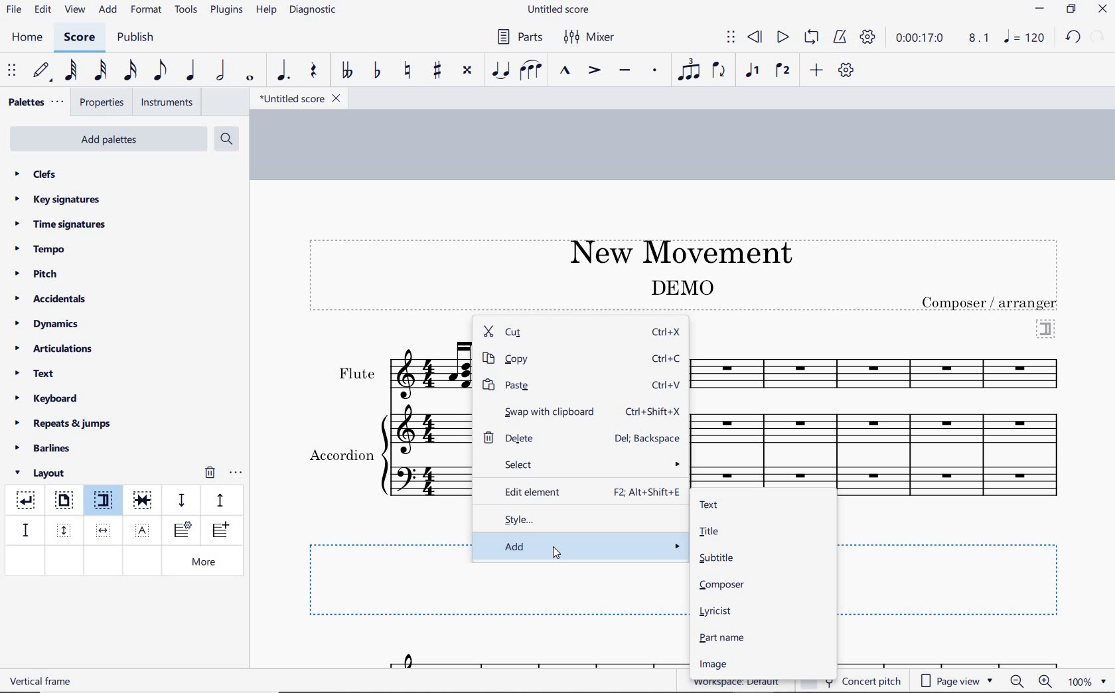  I want to click on style, so click(581, 518).